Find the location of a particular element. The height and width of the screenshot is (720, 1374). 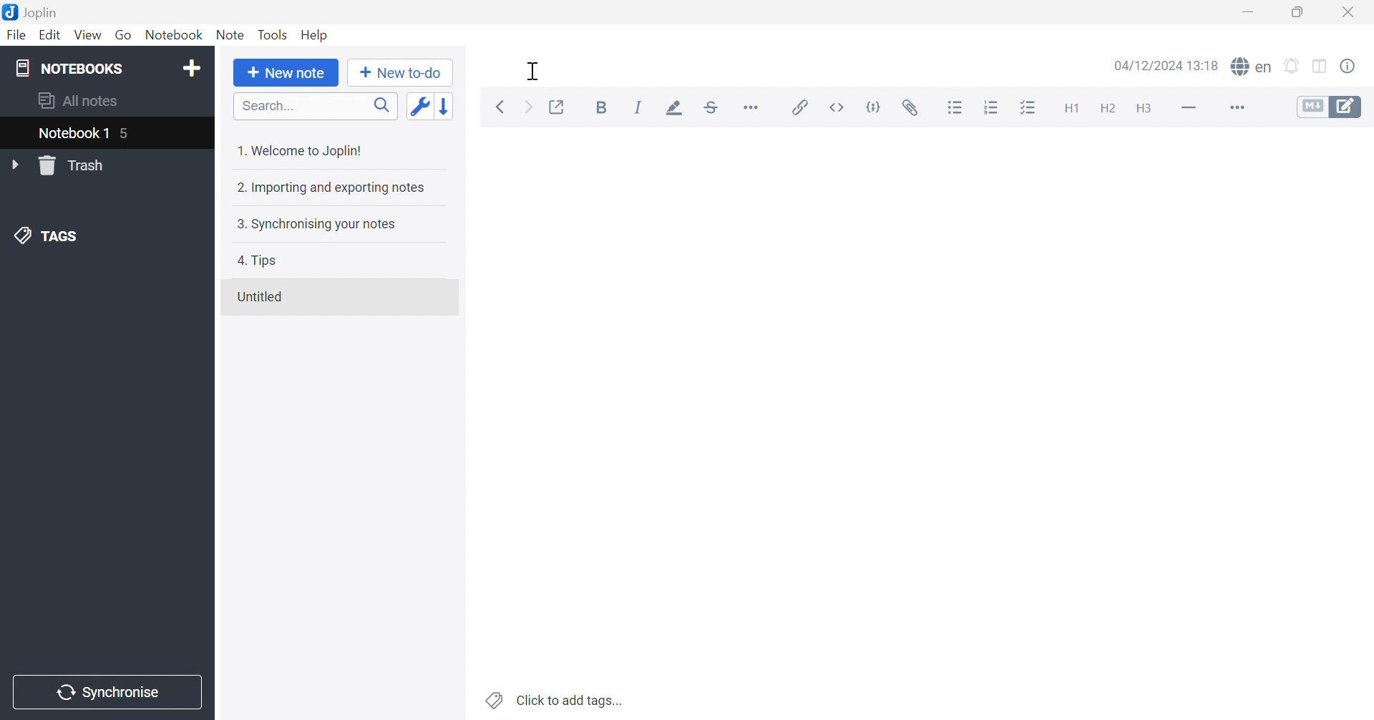

NOTEBOOKS is located at coordinates (71, 68).